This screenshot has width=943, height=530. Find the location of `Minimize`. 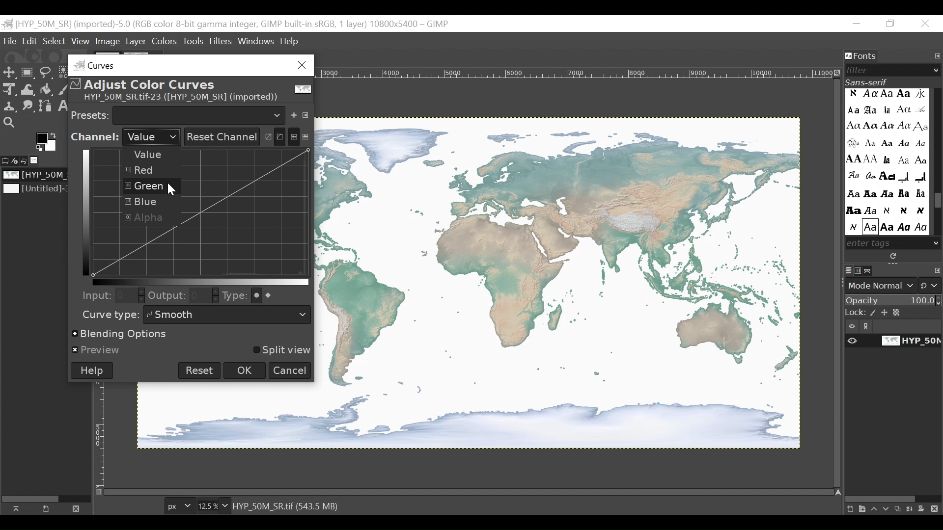

Minimize is located at coordinates (857, 24).